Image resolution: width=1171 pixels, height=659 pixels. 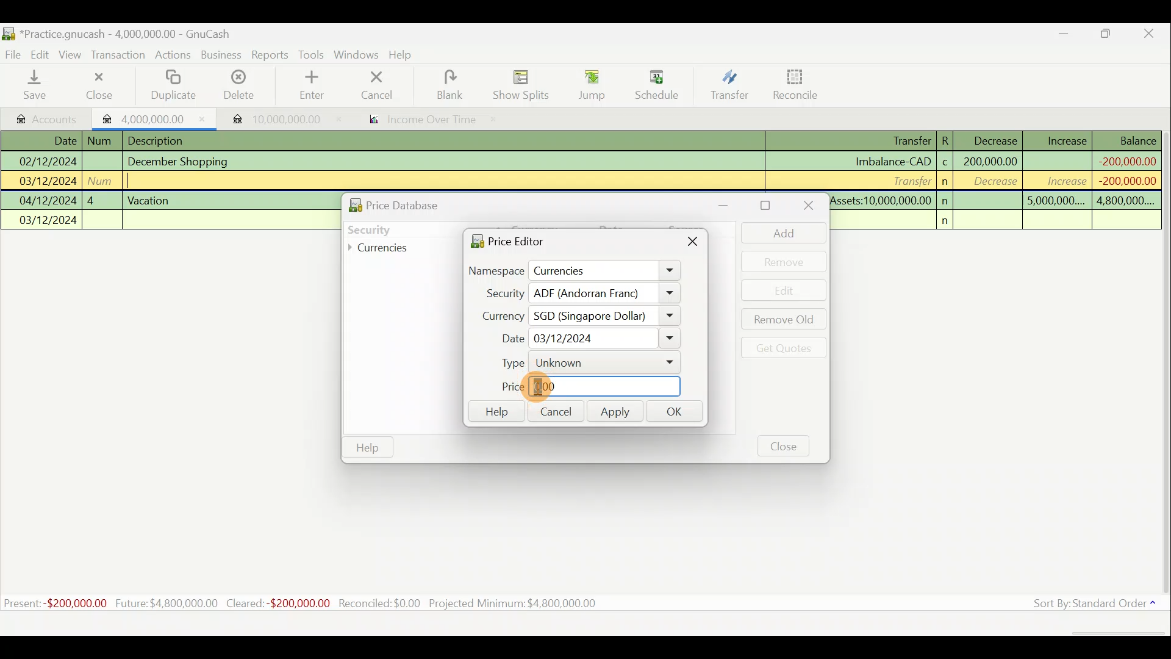 What do you see at coordinates (585, 339) in the screenshot?
I see `Date` at bounding box center [585, 339].